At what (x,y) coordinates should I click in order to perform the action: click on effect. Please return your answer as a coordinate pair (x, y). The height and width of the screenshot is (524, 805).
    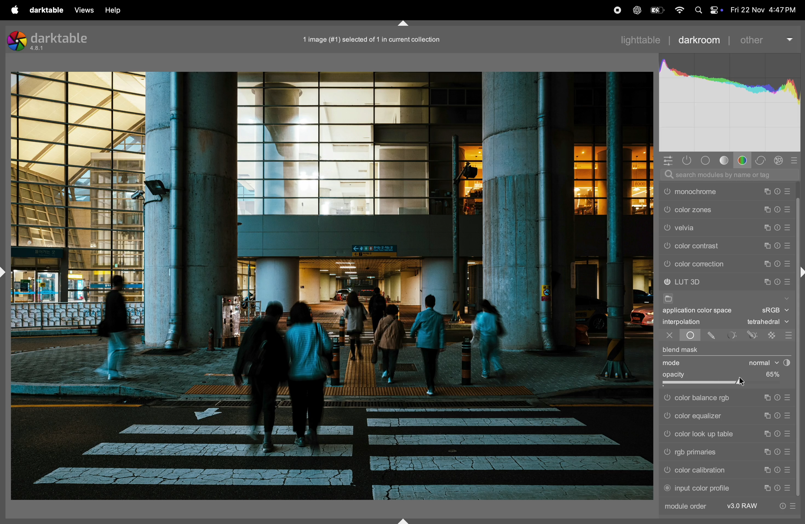
    Looking at the image, I should click on (780, 160).